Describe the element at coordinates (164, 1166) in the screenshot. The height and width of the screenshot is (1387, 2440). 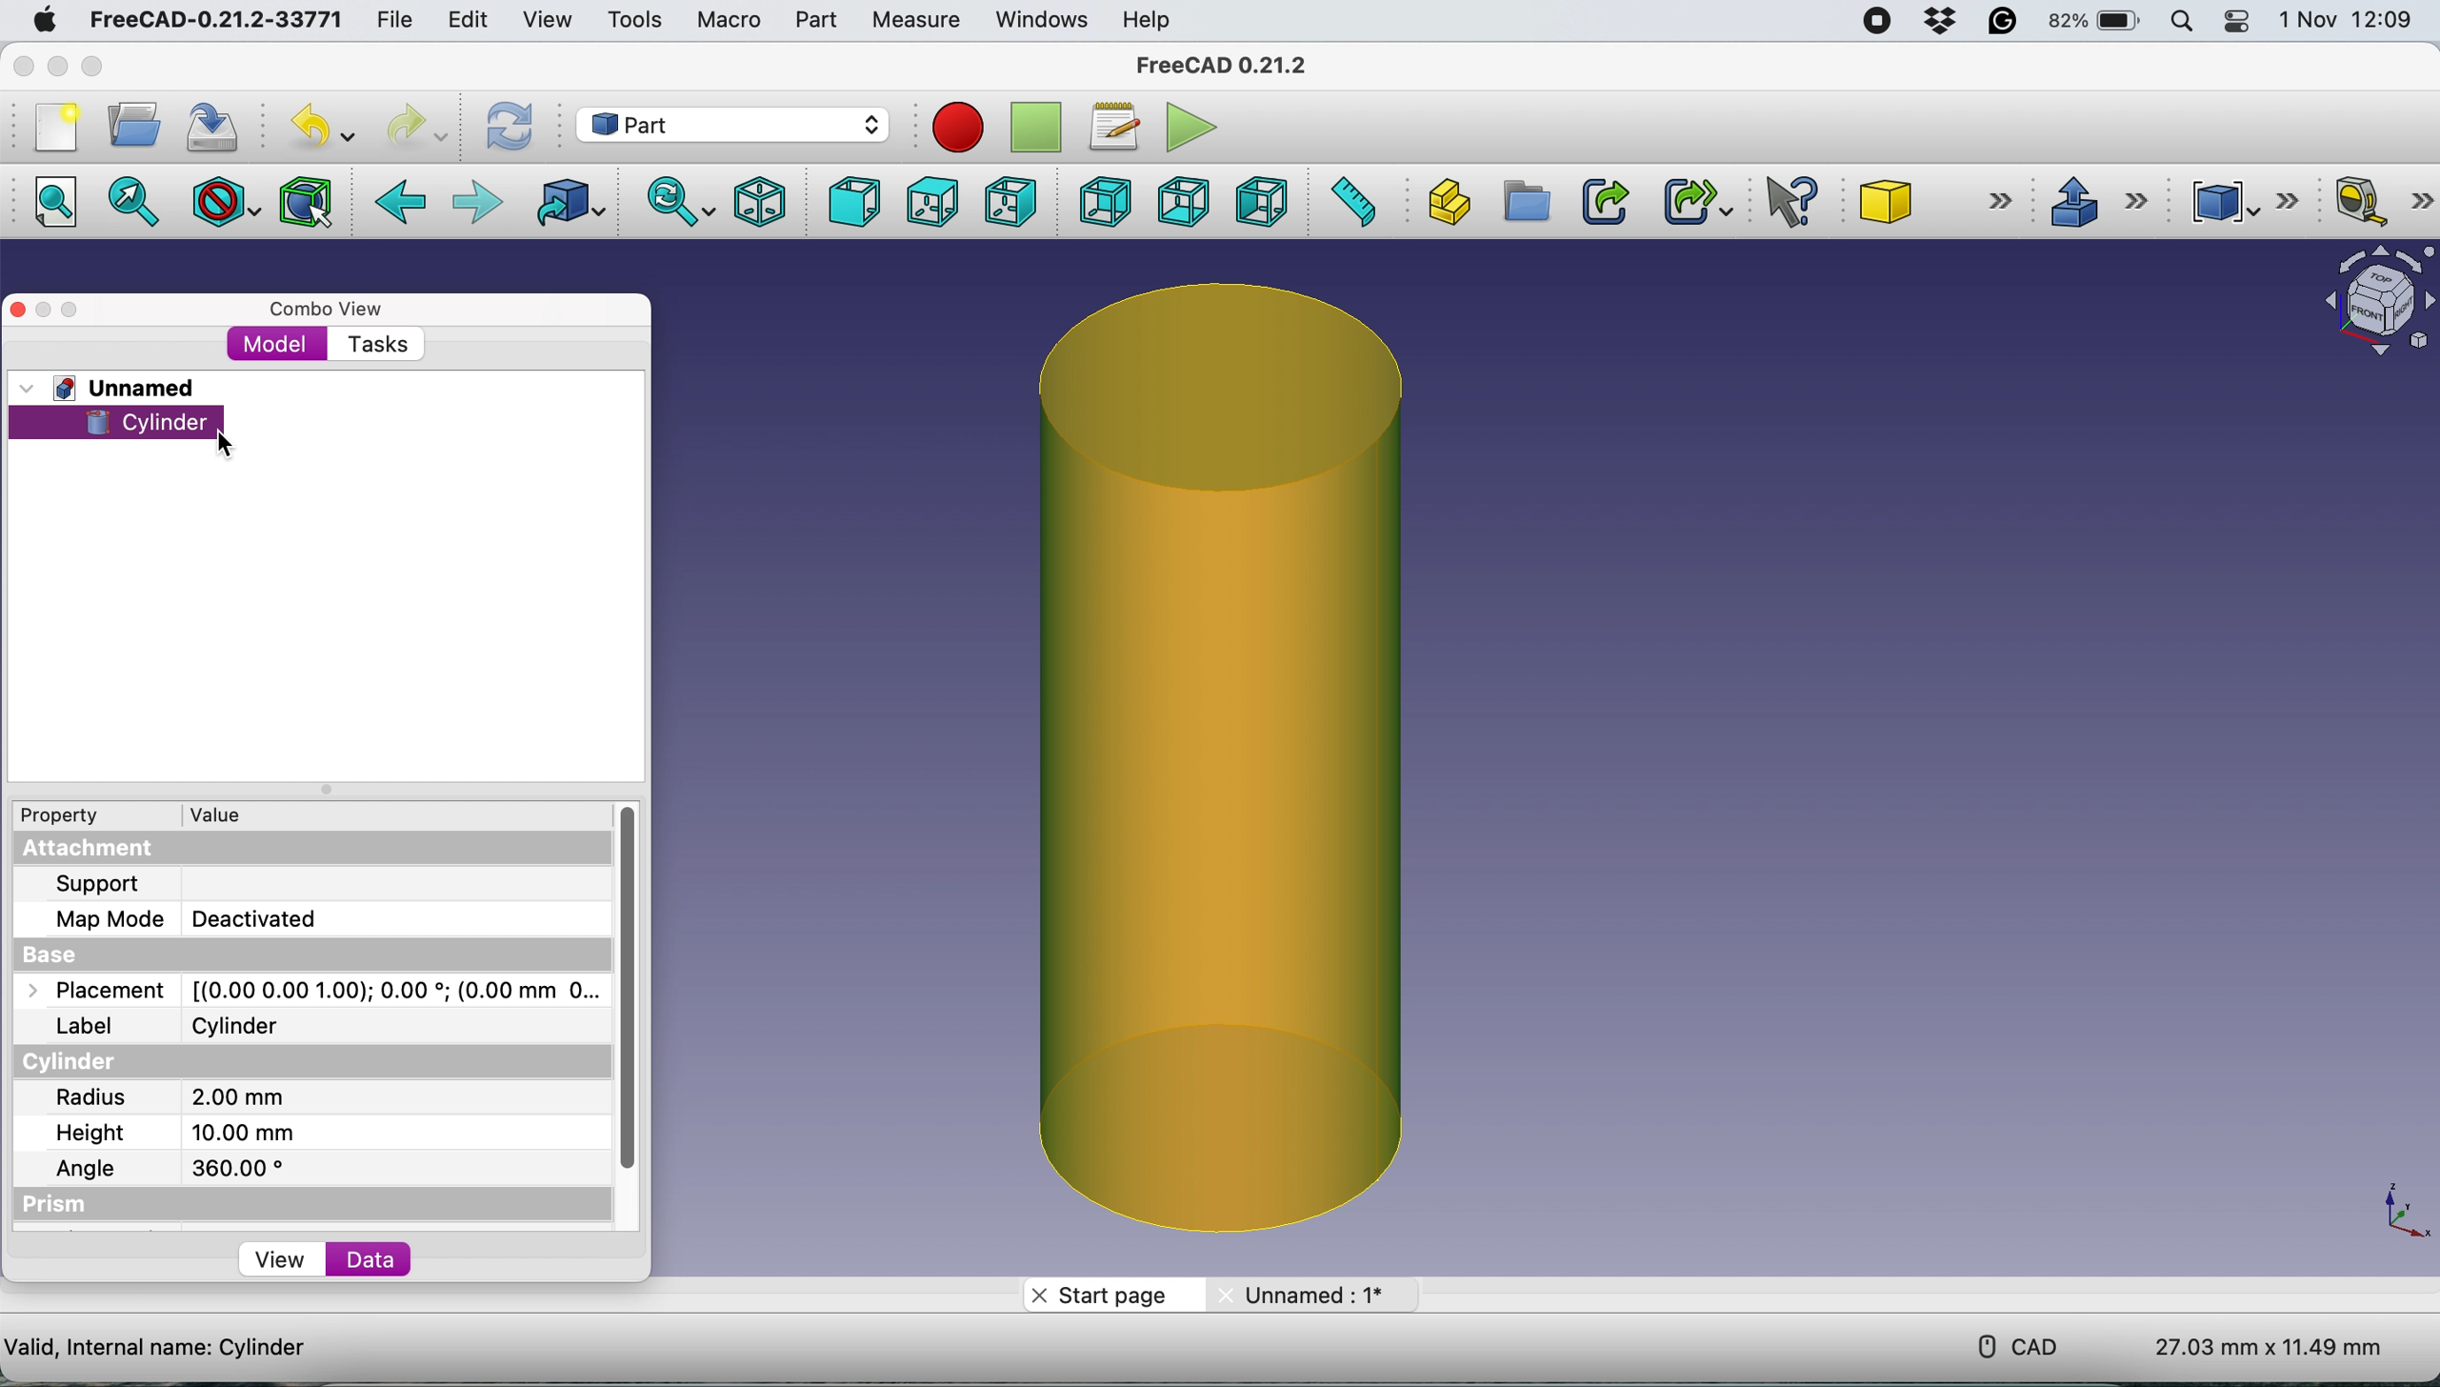
I see `angle` at that location.